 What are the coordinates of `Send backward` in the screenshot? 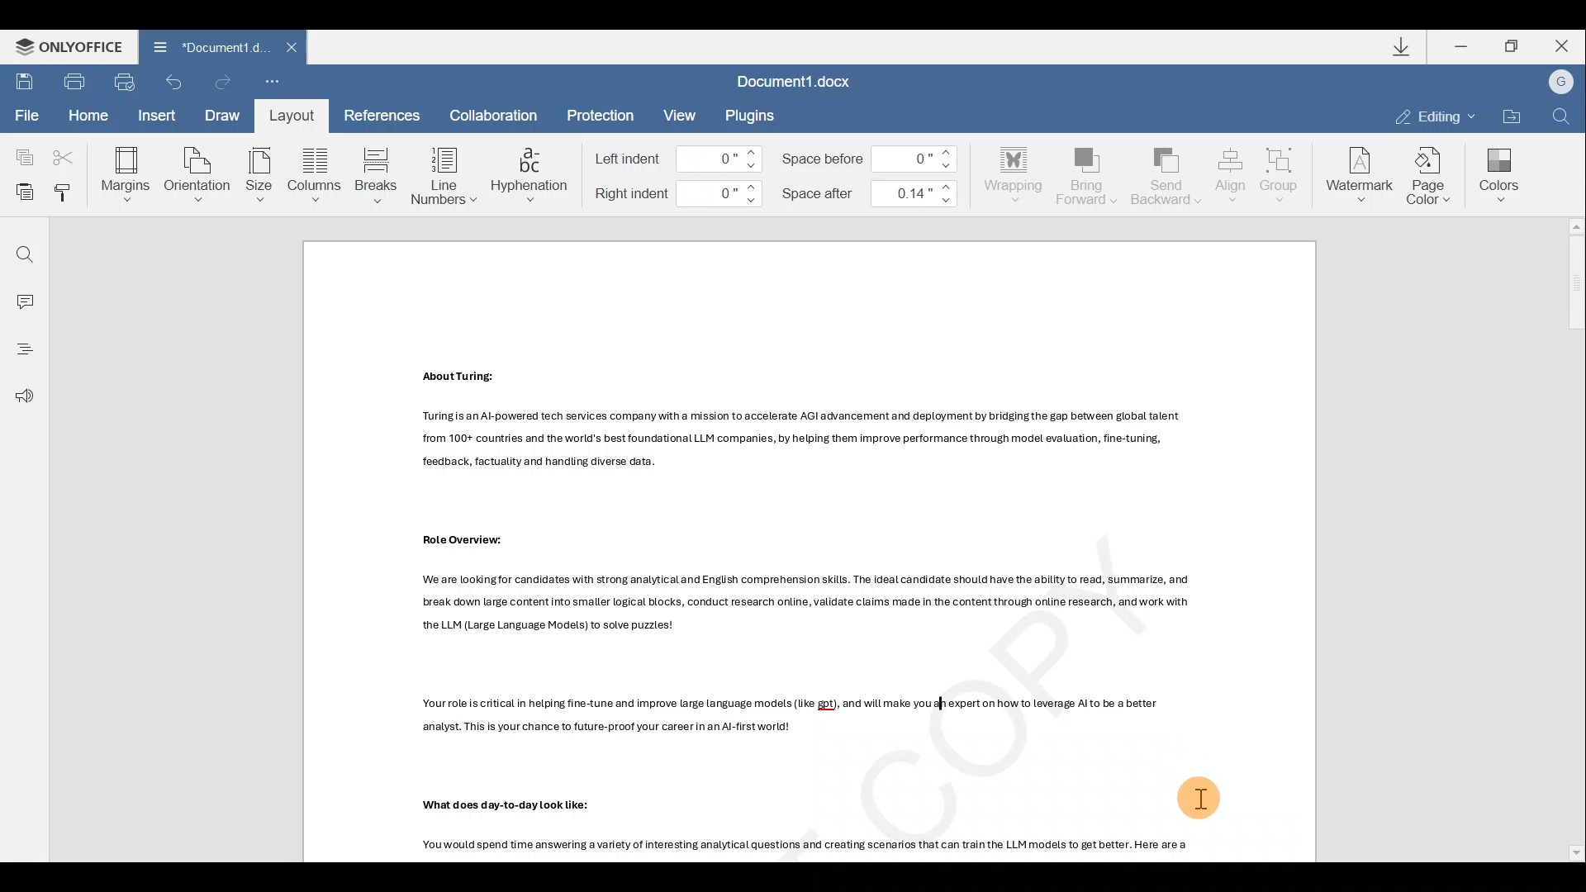 It's located at (1168, 174).